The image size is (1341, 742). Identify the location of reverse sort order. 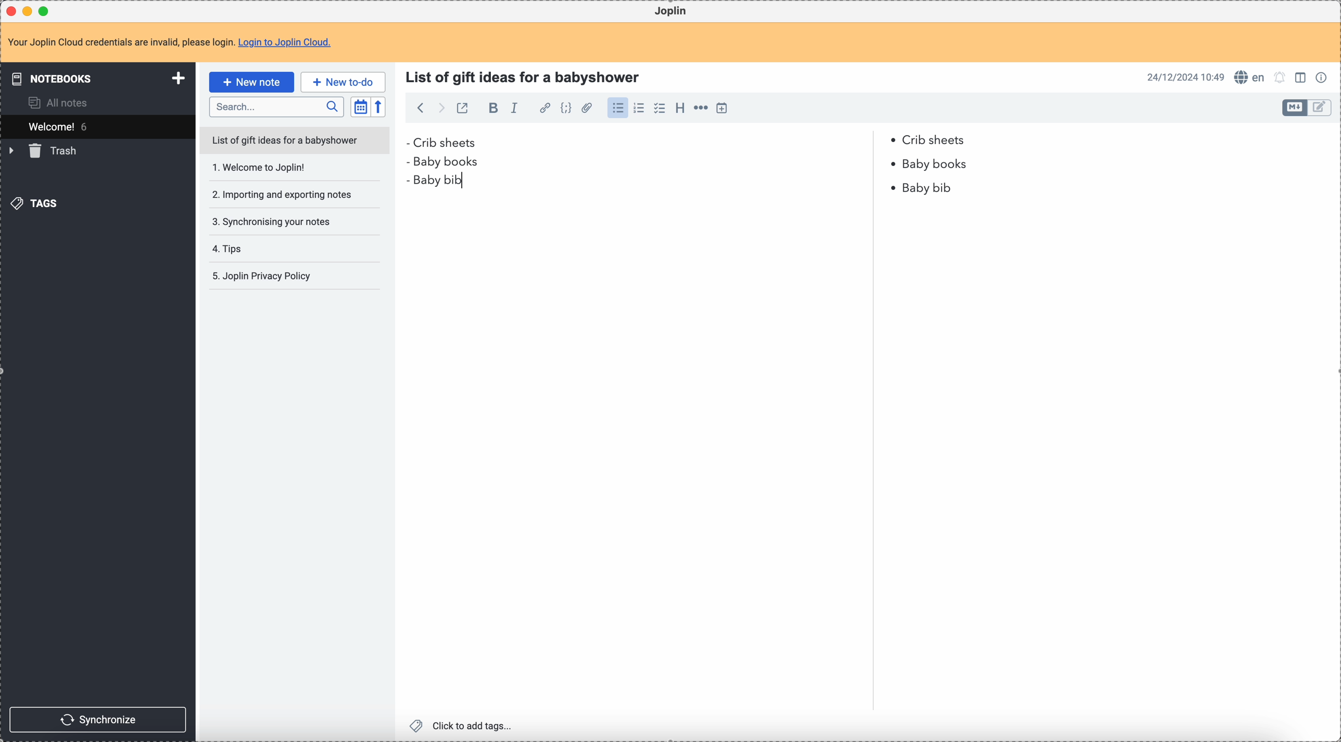
(378, 108).